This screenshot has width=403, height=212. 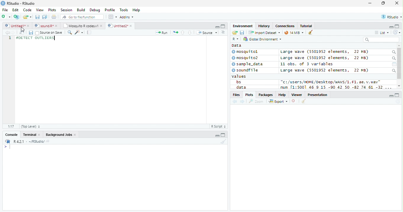 I want to click on soundfile, so click(x=245, y=70).